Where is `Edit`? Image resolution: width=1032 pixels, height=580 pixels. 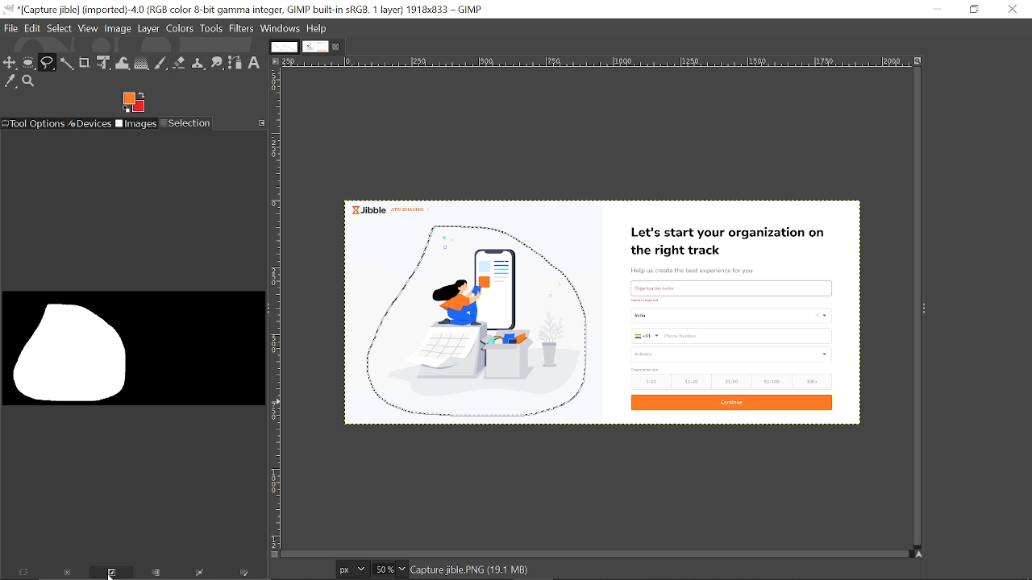
Edit is located at coordinates (34, 27).